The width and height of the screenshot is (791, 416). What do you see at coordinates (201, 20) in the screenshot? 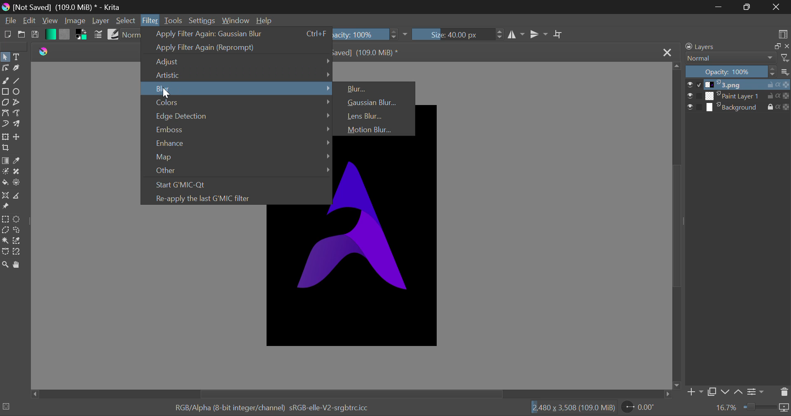
I see `Settings` at bounding box center [201, 20].